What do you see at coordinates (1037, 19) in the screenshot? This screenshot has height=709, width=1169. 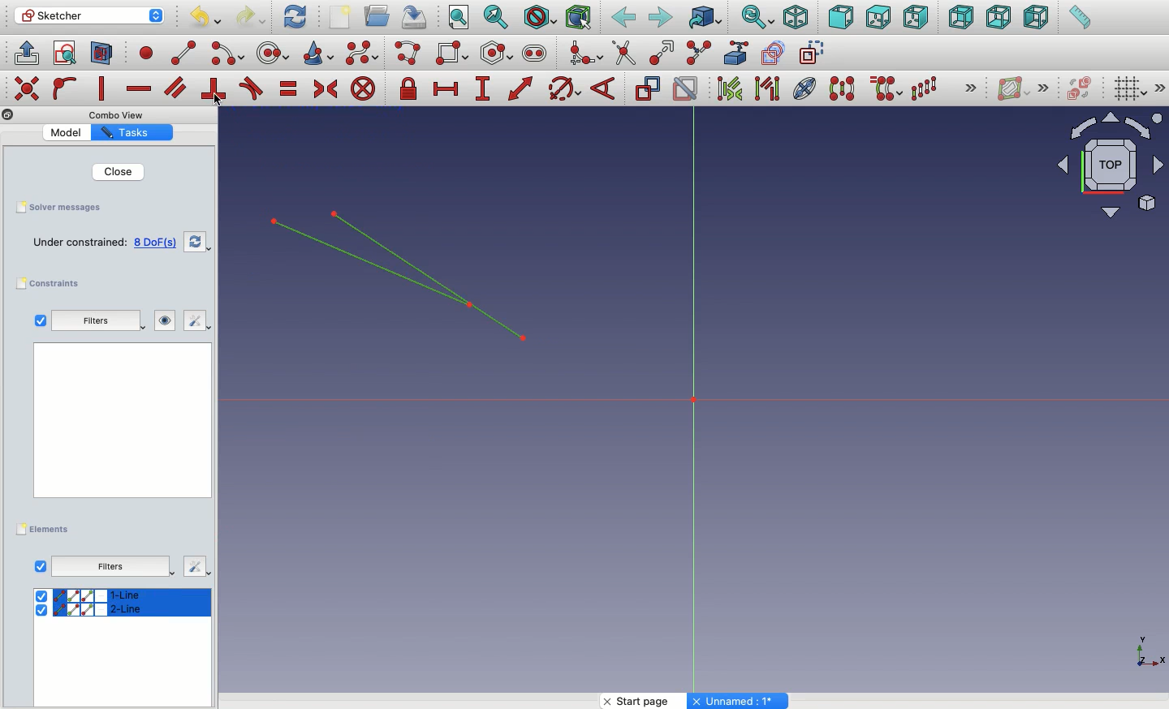 I see `Left` at bounding box center [1037, 19].